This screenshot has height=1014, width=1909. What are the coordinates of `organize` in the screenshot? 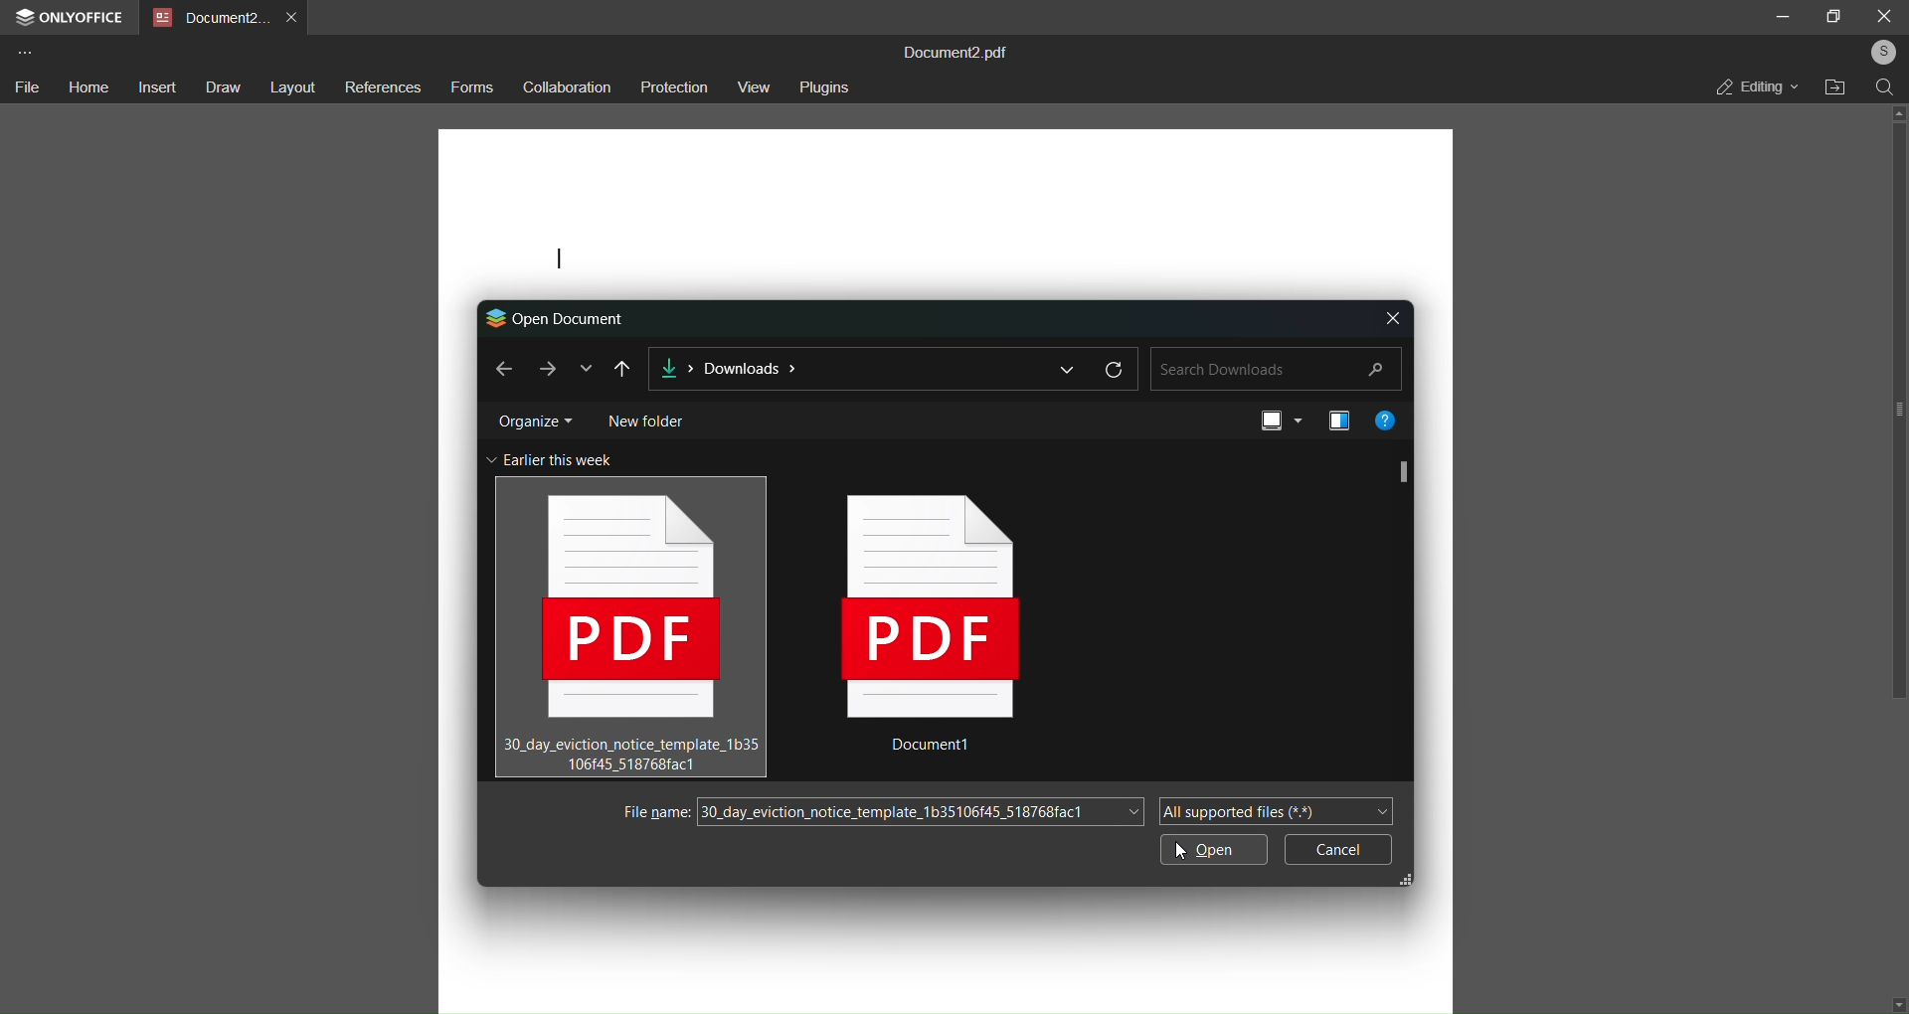 It's located at (534, 418).